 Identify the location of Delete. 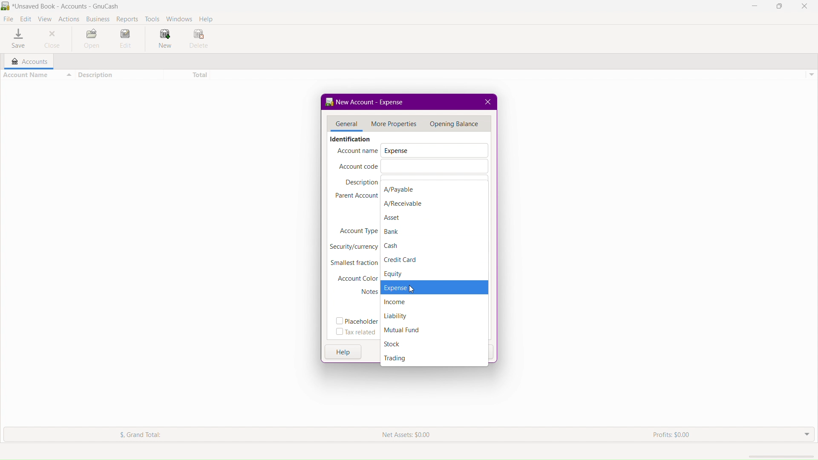
(199, 40).